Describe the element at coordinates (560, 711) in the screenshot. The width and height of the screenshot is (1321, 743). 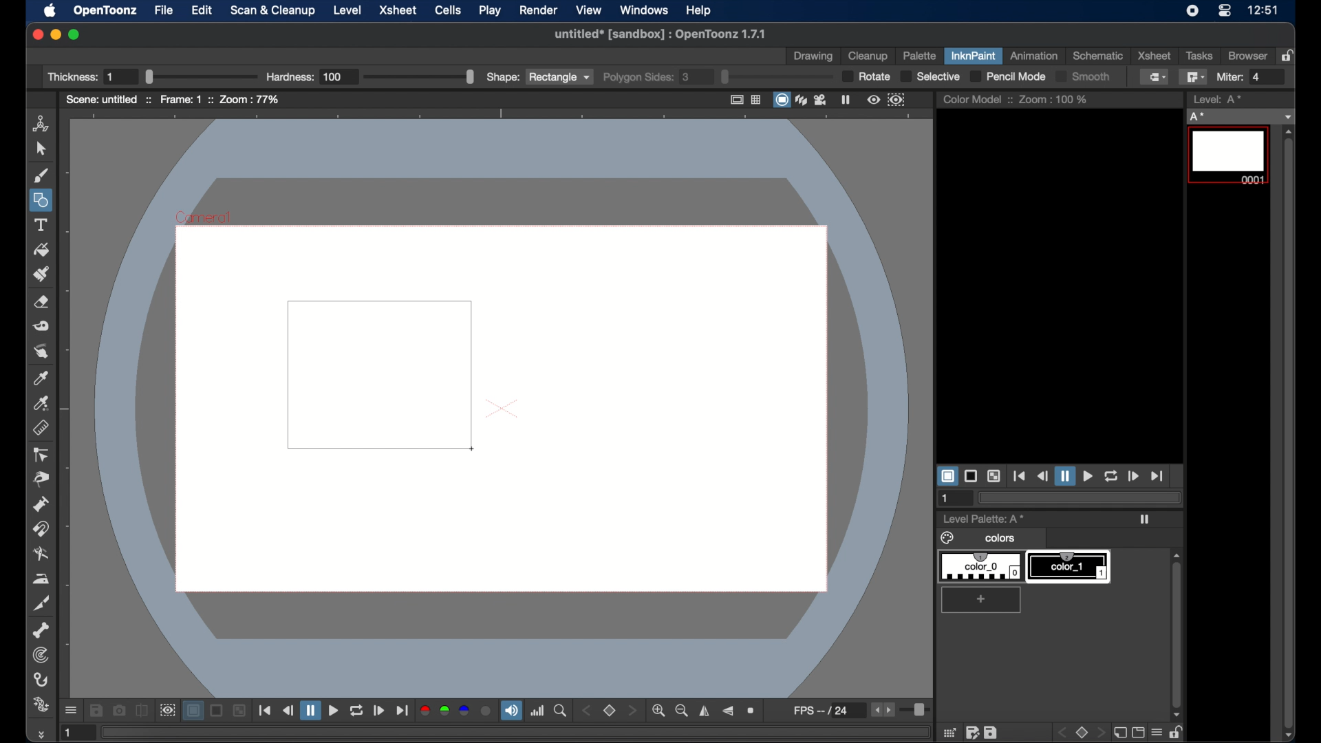
I see `locator` at that location.